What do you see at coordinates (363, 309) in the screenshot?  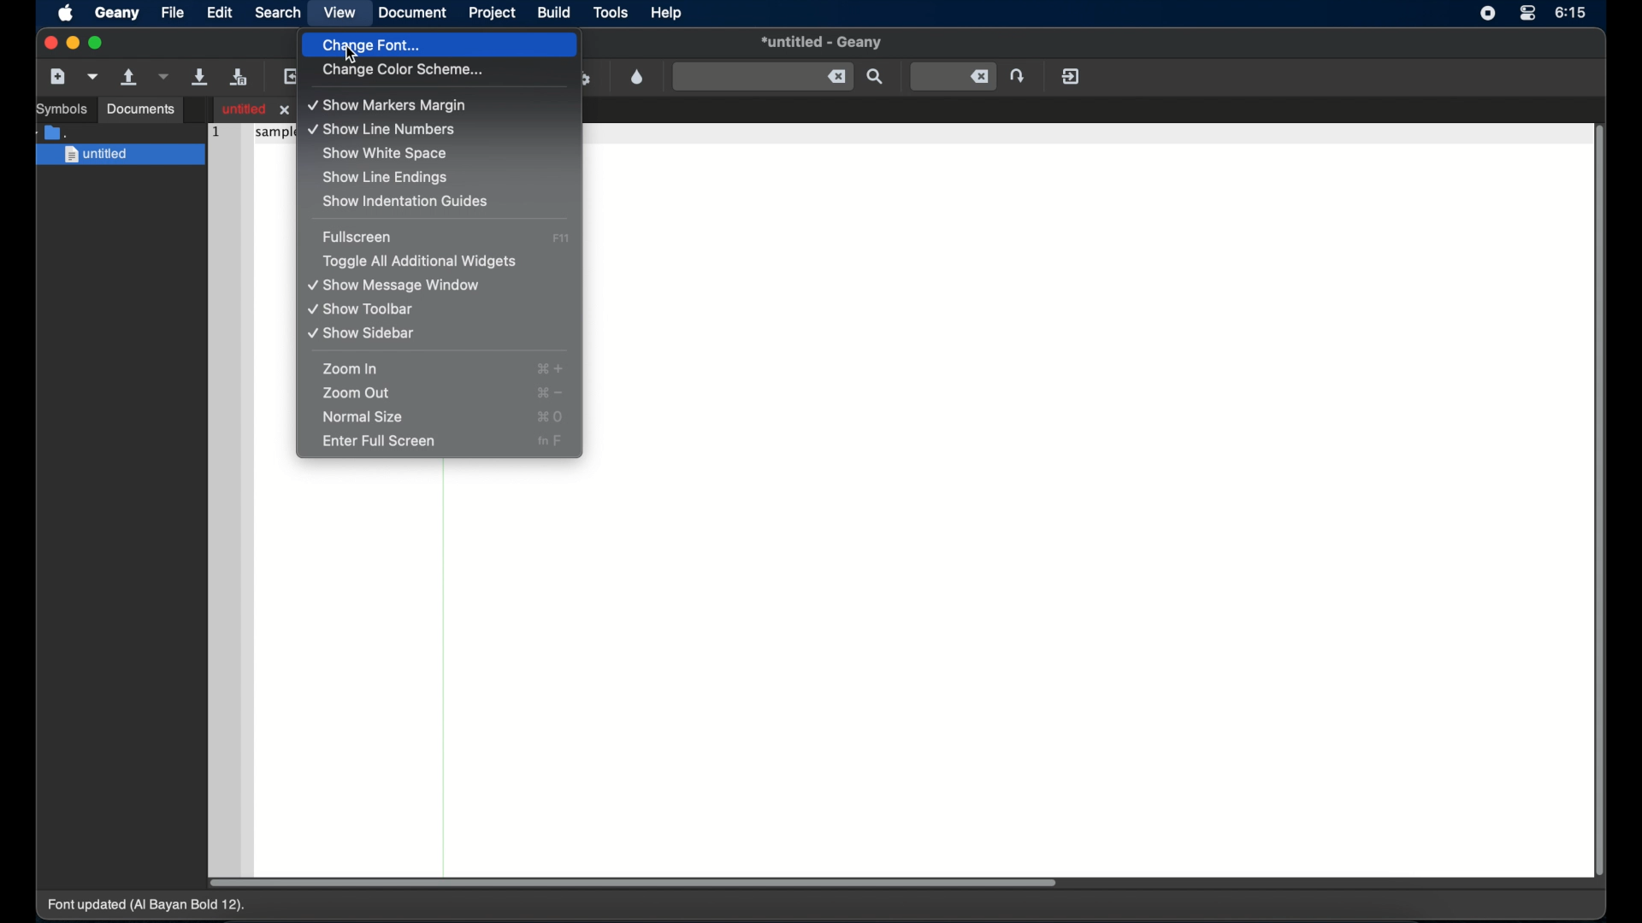 I see `show toolbar` at bounding box center [363, 309].